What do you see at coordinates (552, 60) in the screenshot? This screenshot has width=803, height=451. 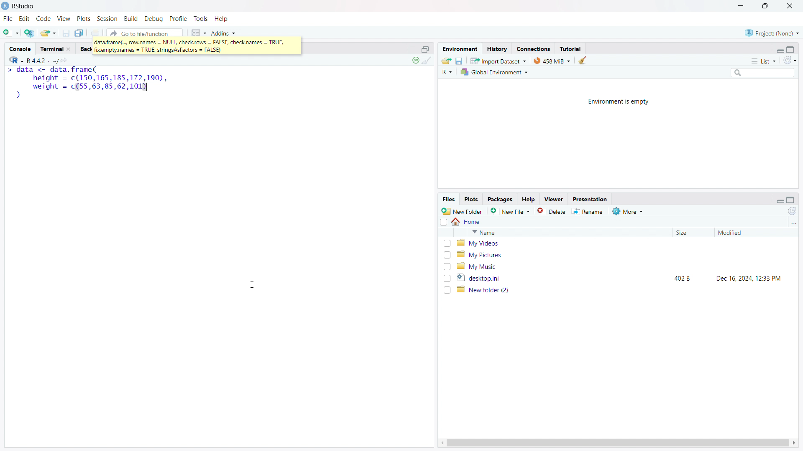 I see `memory used by R session` at bounding box center [552, 60].